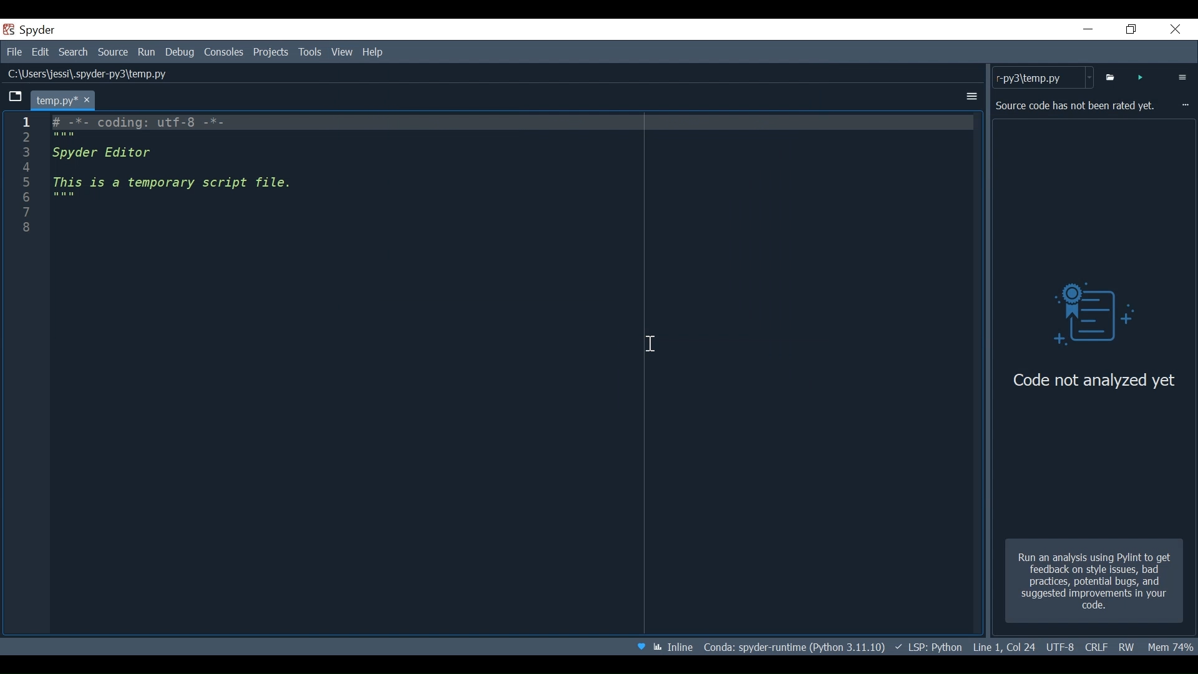 Image resolution: width=1198 pixels, height=674 pixels. What do you see at coordinates (225, 52) in the screenshot?
I see `Consoles` at bounding box center [225, 52].